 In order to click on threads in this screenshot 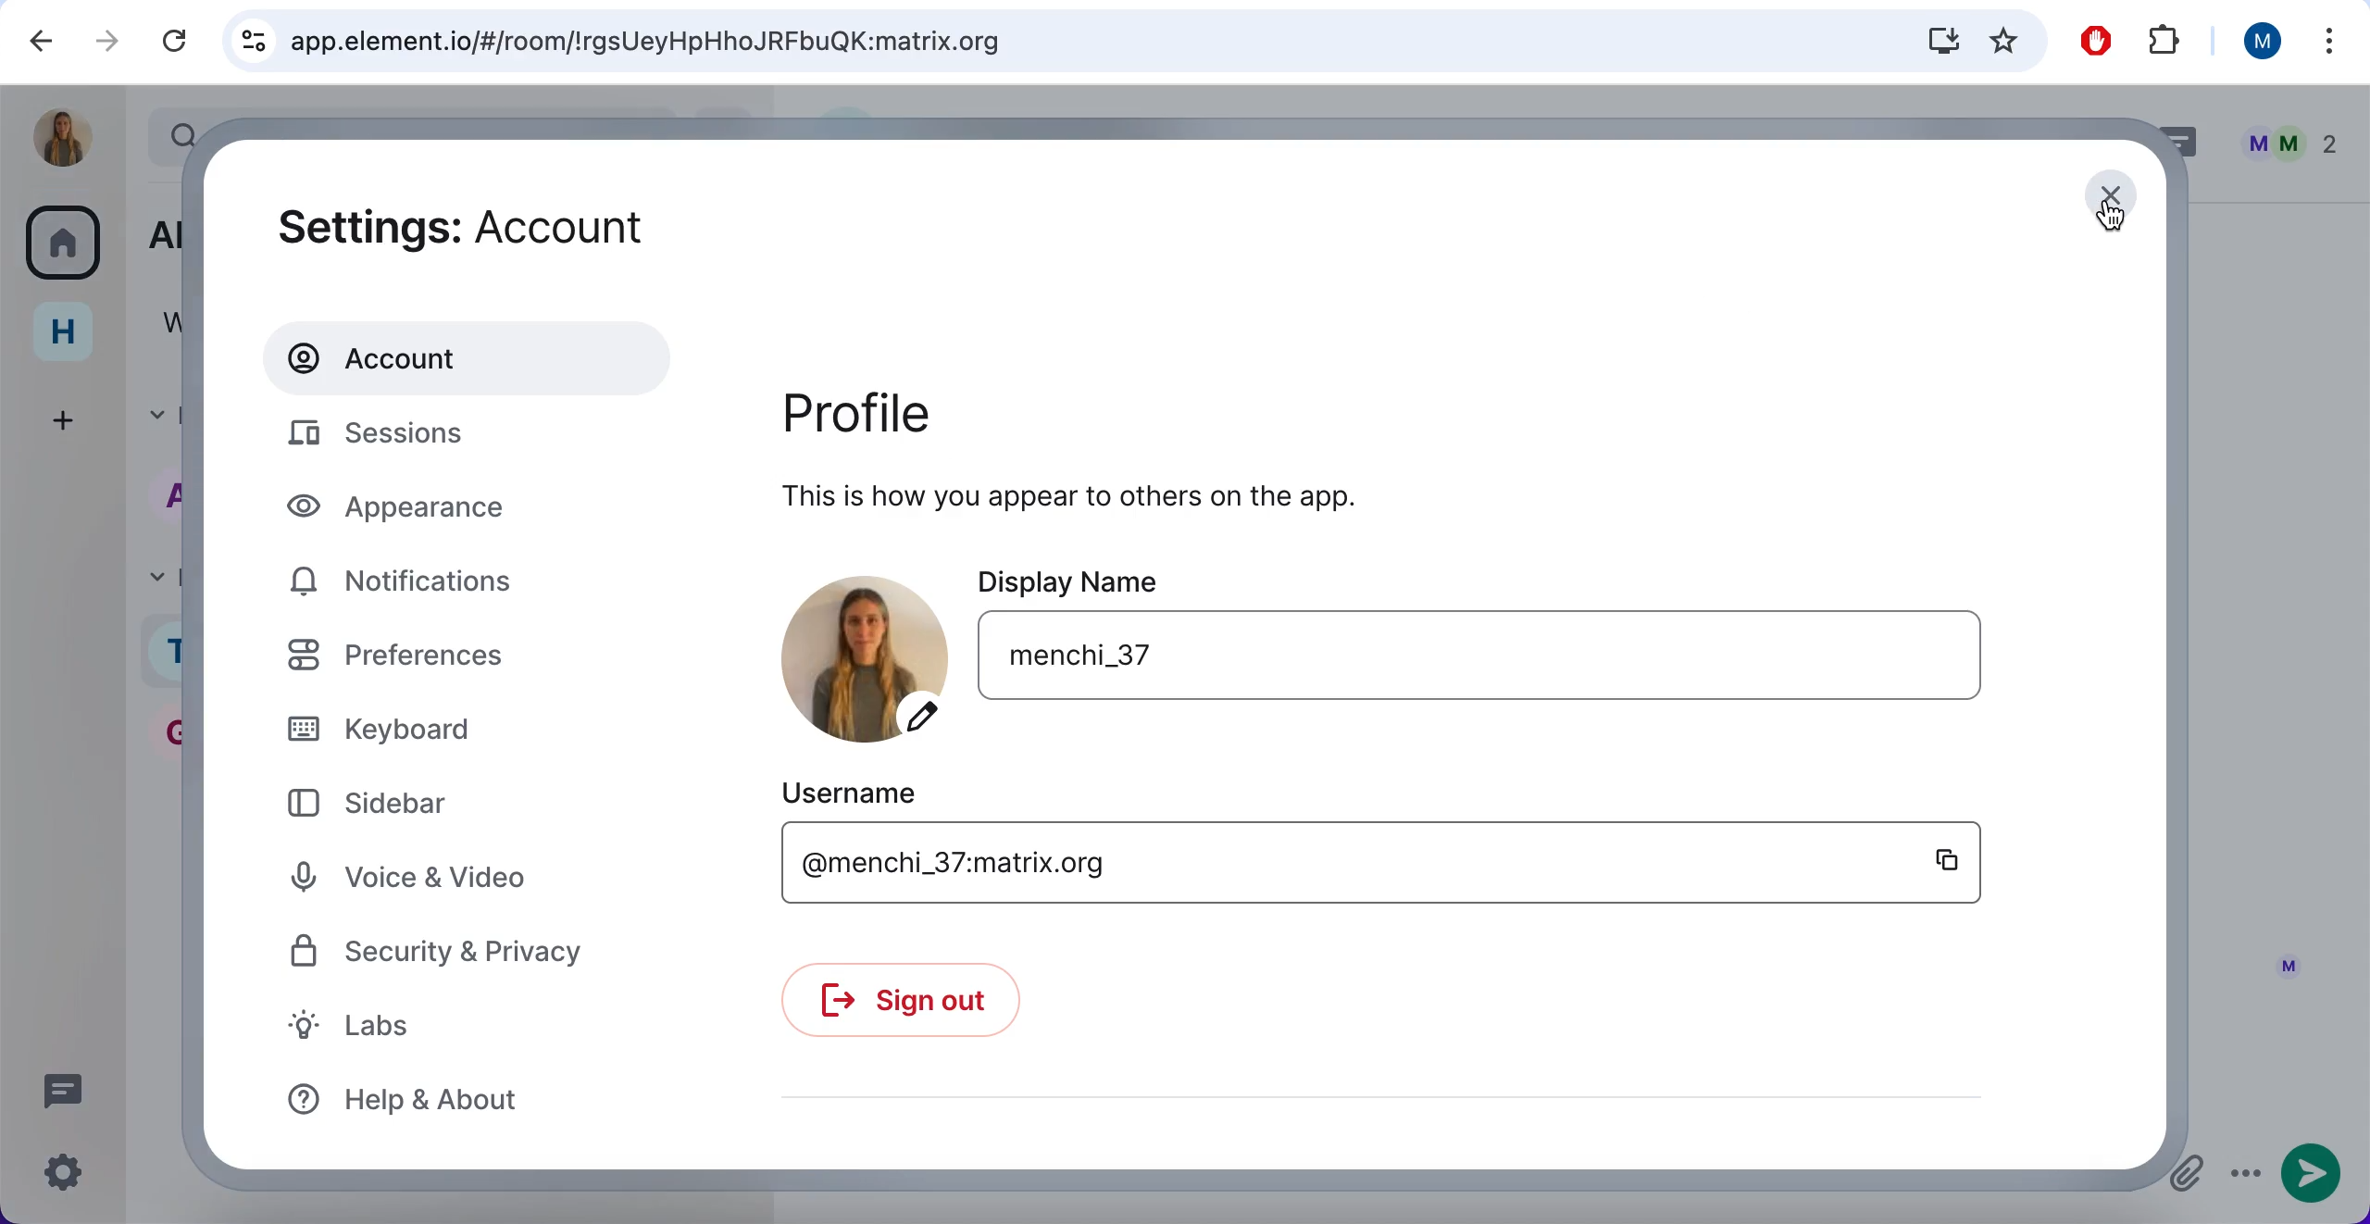, I will do `click(63, 1090)`.